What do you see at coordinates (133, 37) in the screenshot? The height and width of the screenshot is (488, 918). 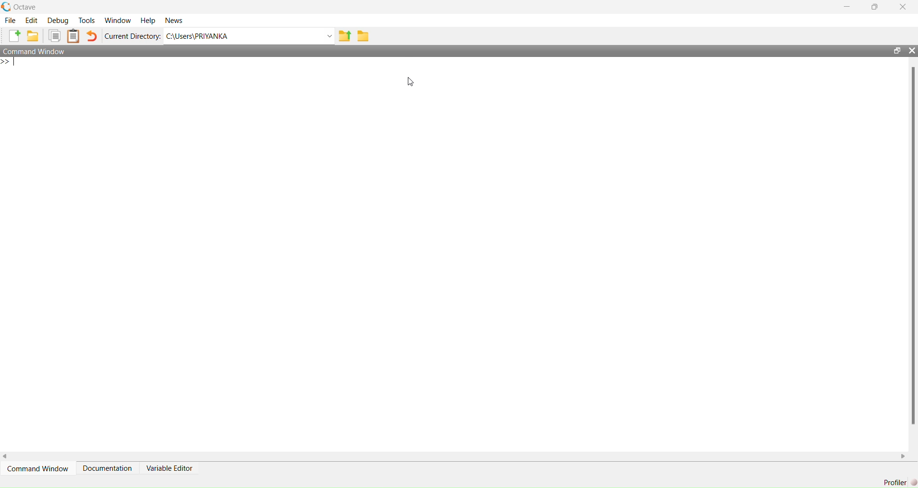 I see `Current Directory:` at bounding box center [133, 37].